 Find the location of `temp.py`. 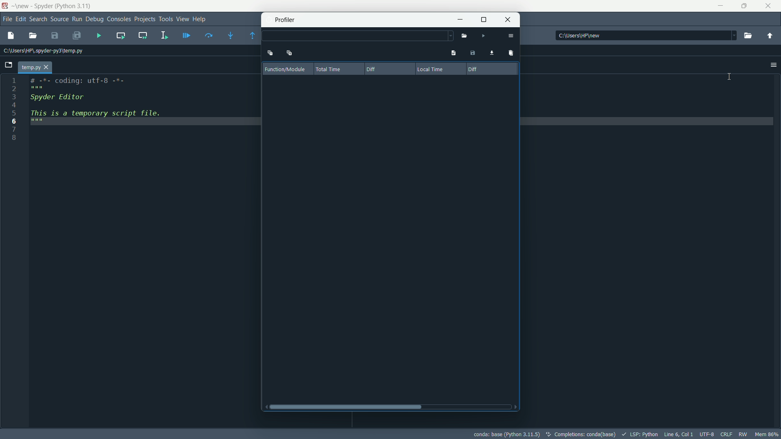

temp.py is located at coordinates (36, 67).